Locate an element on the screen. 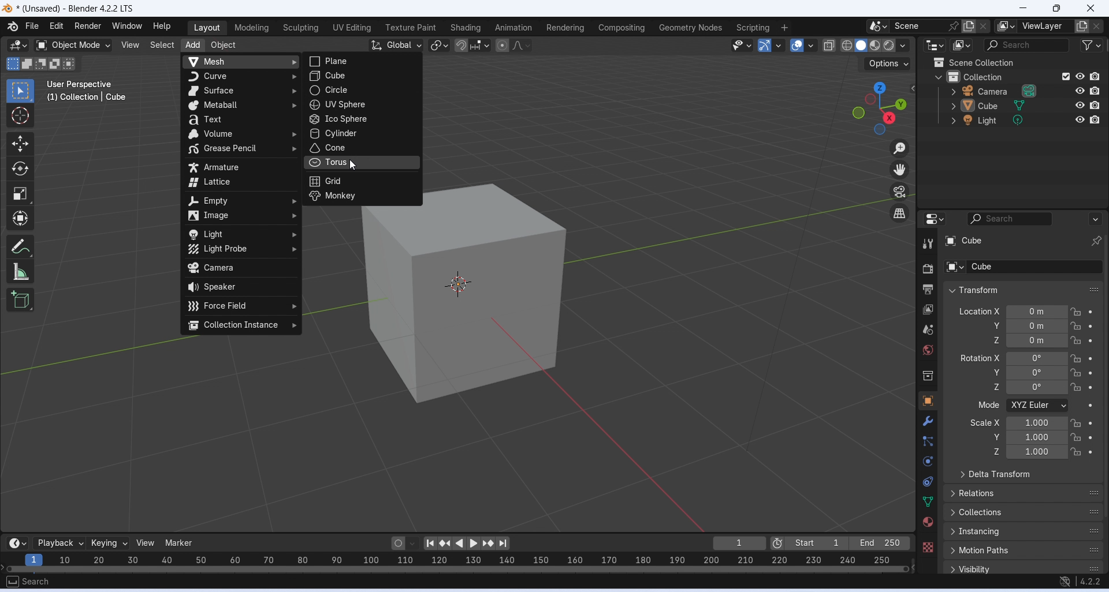 This screenshot has height=592, width=1109. Relations is located at coordinates (1025, 493).